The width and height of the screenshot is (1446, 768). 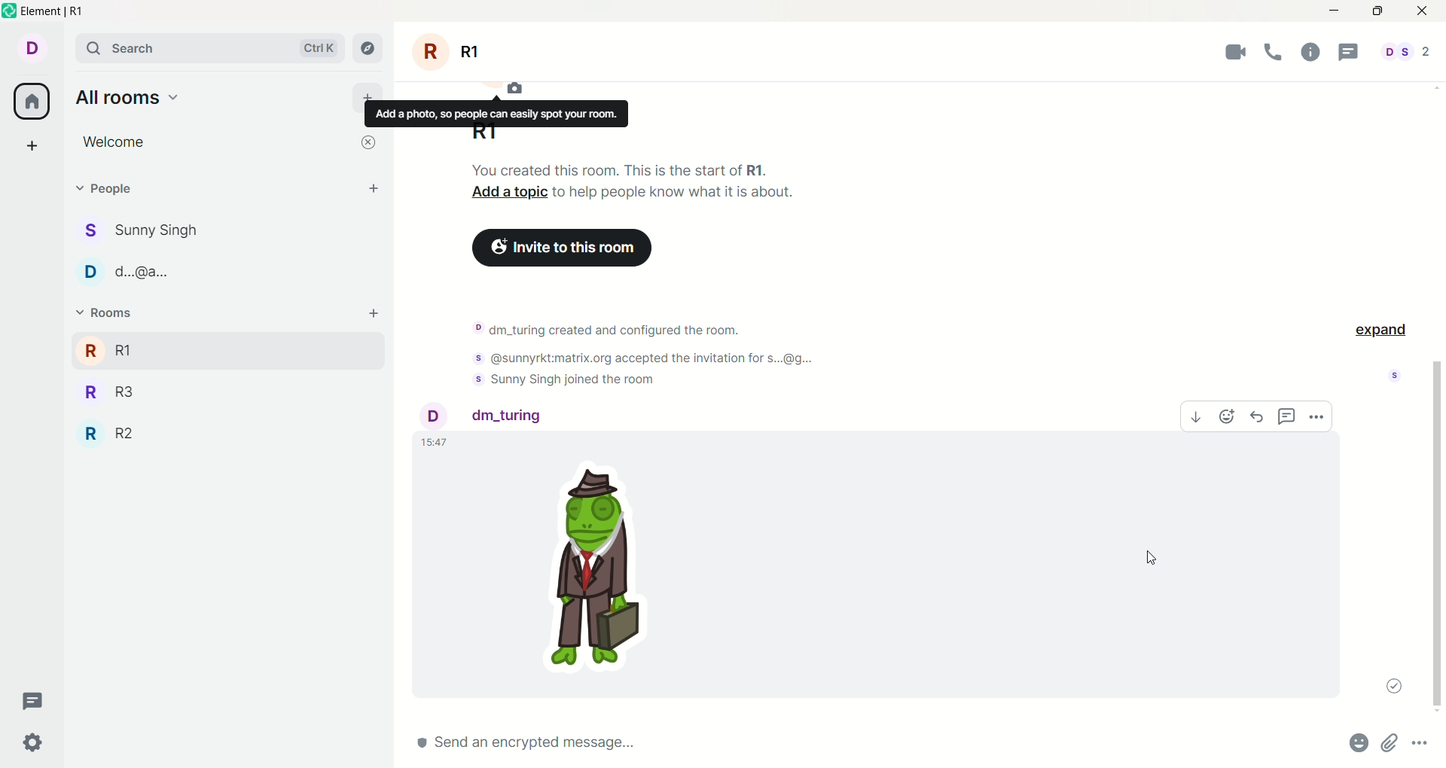 What do you see at coordinates (435, 443) in the screenshot?
I see `Time of message` at bounding box center [435, 443].